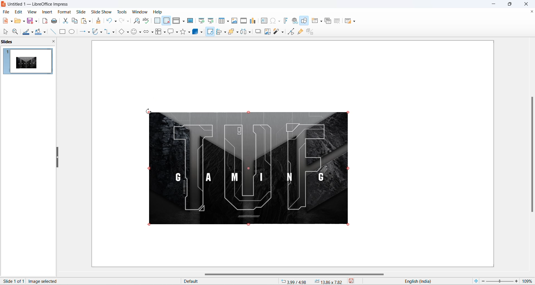 This screenshot has height=285, width=535. I want to click on show gluepoint functions, so click(301, 32).